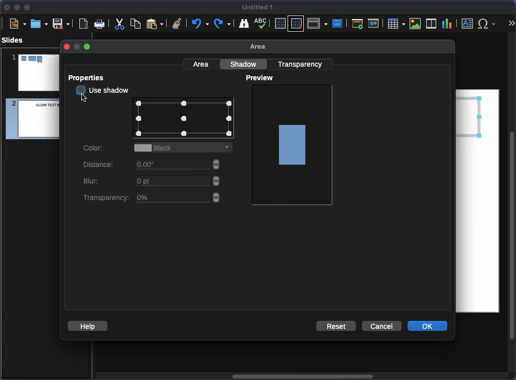 This screenshot has width=516, height=380. I want to click on Textbox, so click(468, 23).